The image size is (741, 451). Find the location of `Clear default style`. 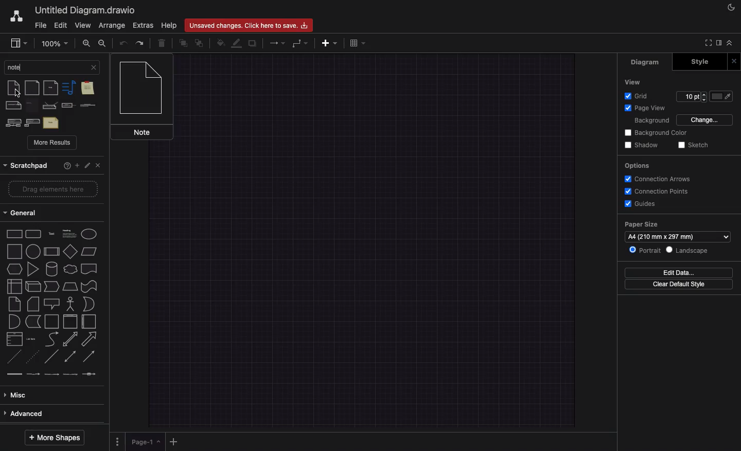

Clear default style is located at coordinates (678, 285).